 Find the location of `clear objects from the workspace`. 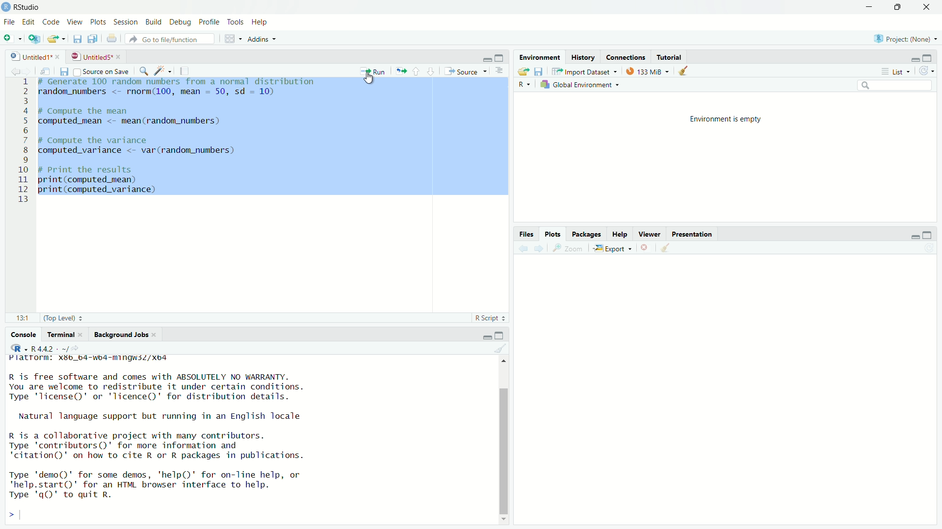

clear objects from the workspace is located at coordinates (687, 72).